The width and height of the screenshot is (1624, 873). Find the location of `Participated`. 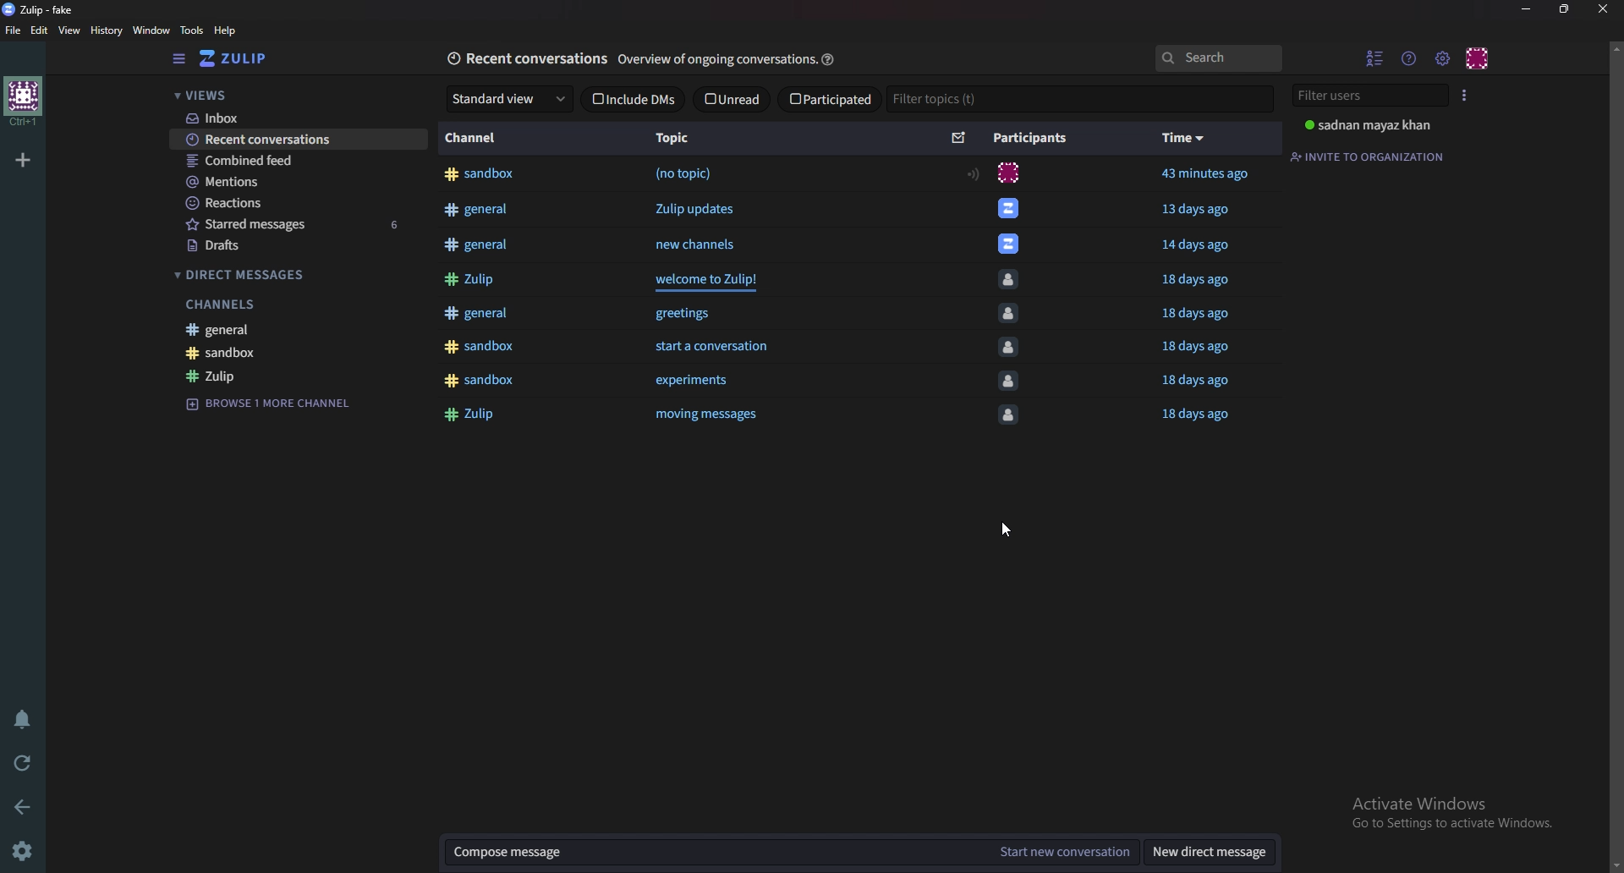

Participated is located at coordinates (828, 100).